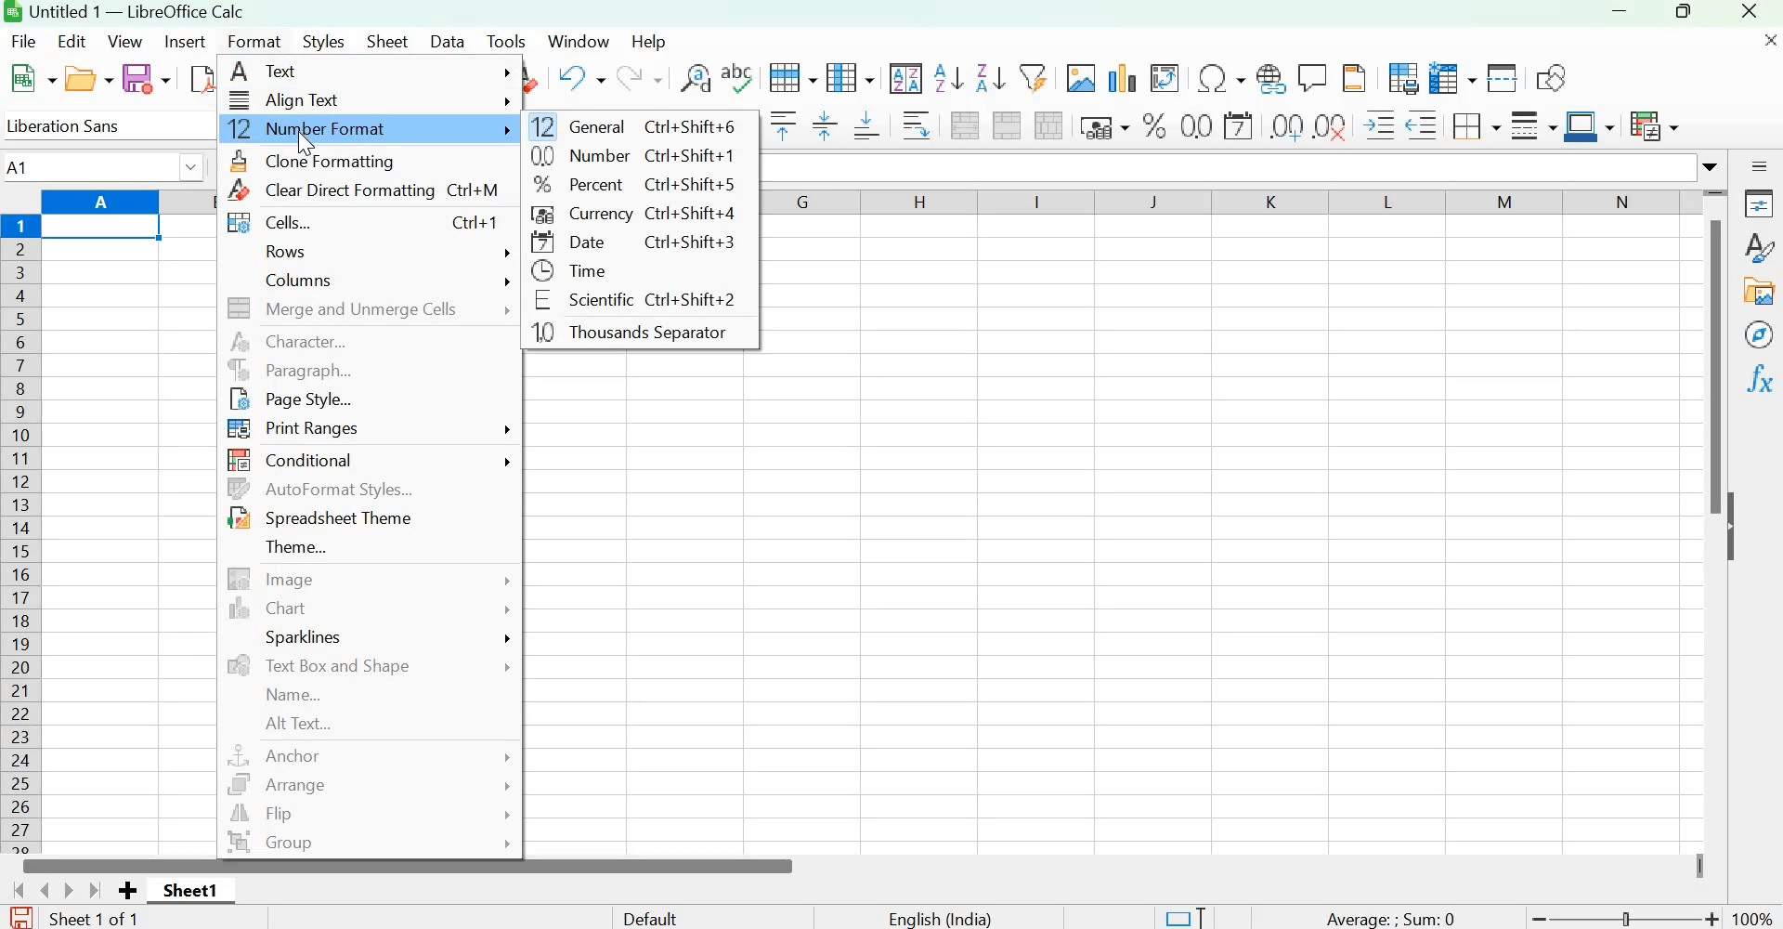 The height and width of the screenshot is (929, 1783). What do you see at coordinates (1229, 523) in the screenshot?
I see `workspace` at bounding box center [1229, 523].